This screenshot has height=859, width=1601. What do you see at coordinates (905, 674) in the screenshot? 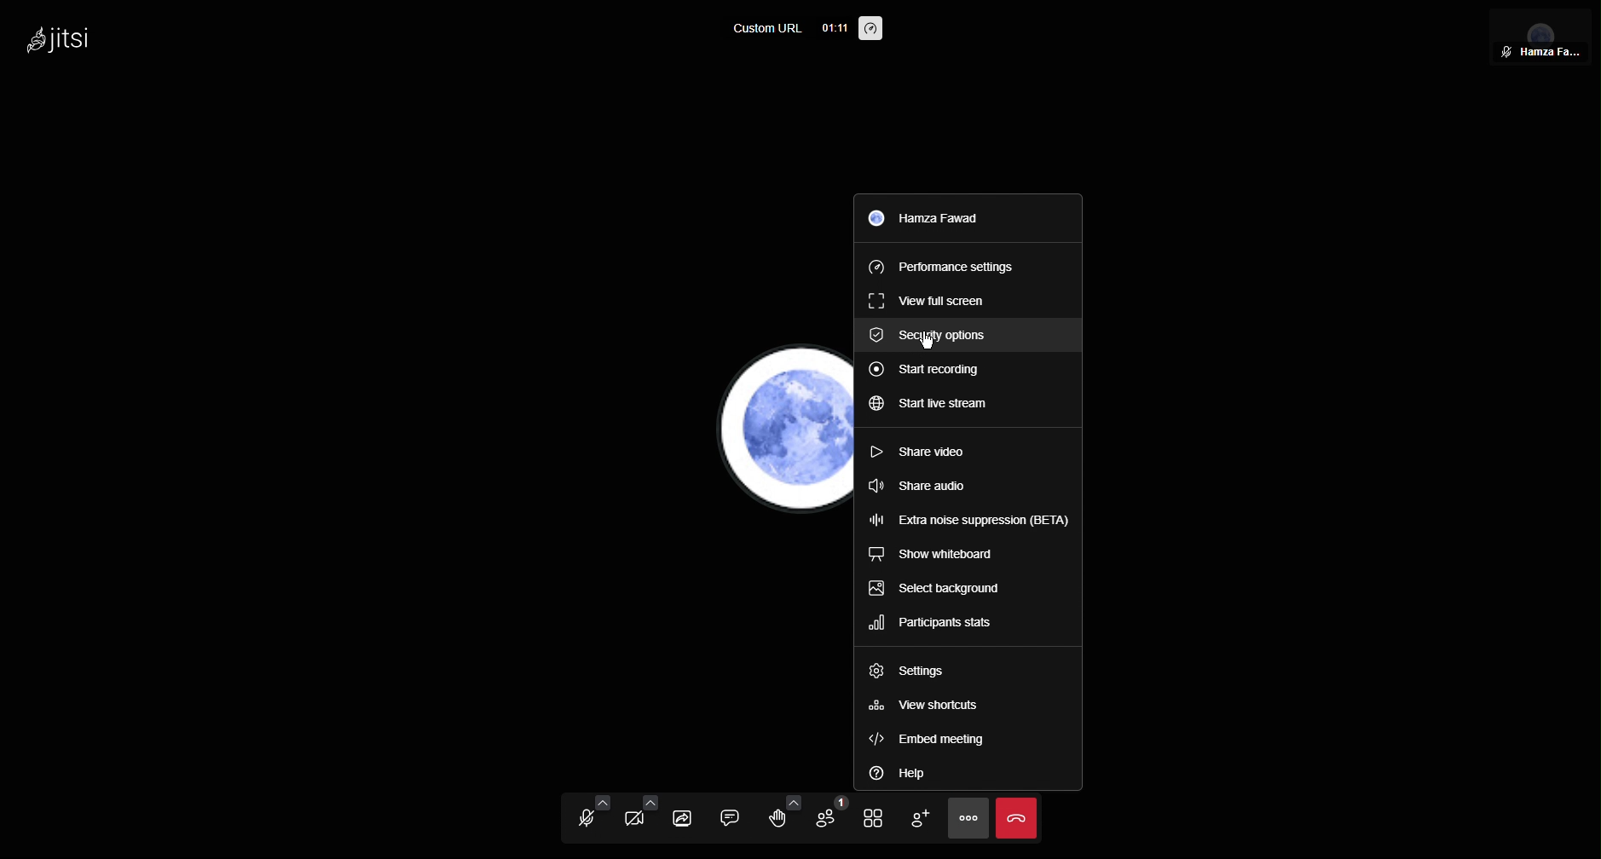
I see `Settings` at bounding box center [905, 674].